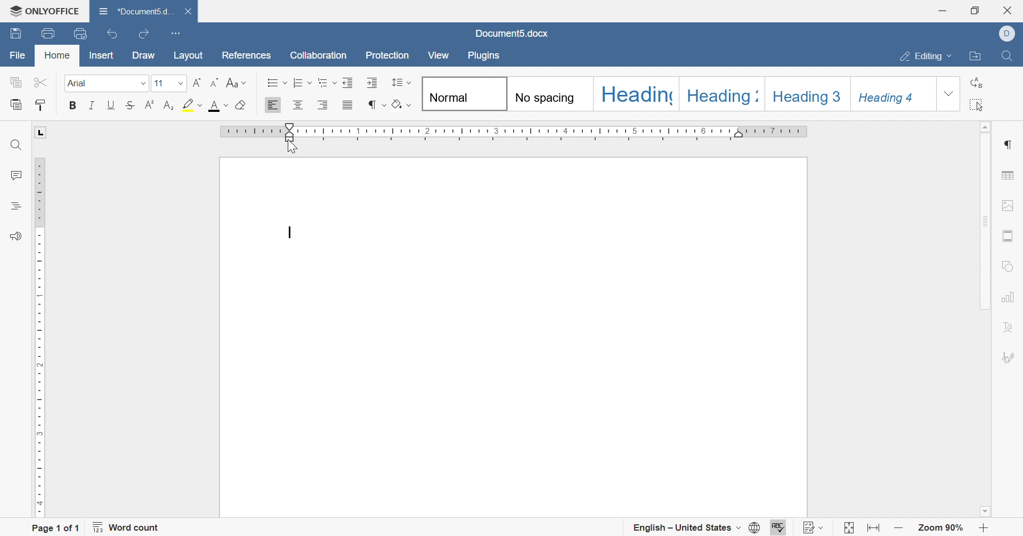  What do you see at coordinates (440, 55) in the screenshot?
I see `view` at bounding box center [440, 55].